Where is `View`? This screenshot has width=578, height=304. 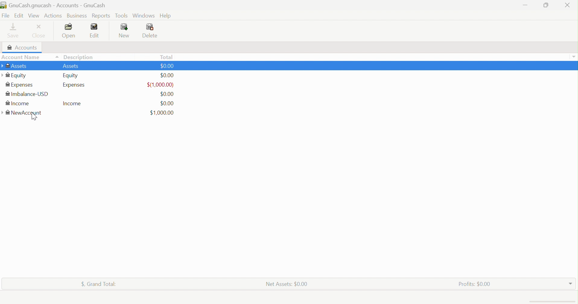
View is located at coordinates (34, 15).